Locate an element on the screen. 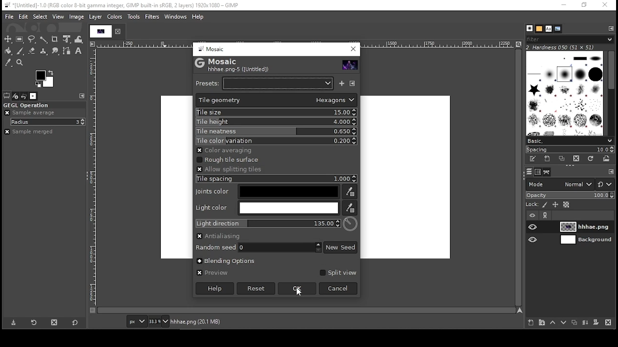 This screenshot has width=618, height=347. lock alpha channel is located at coordinates (567, 205).